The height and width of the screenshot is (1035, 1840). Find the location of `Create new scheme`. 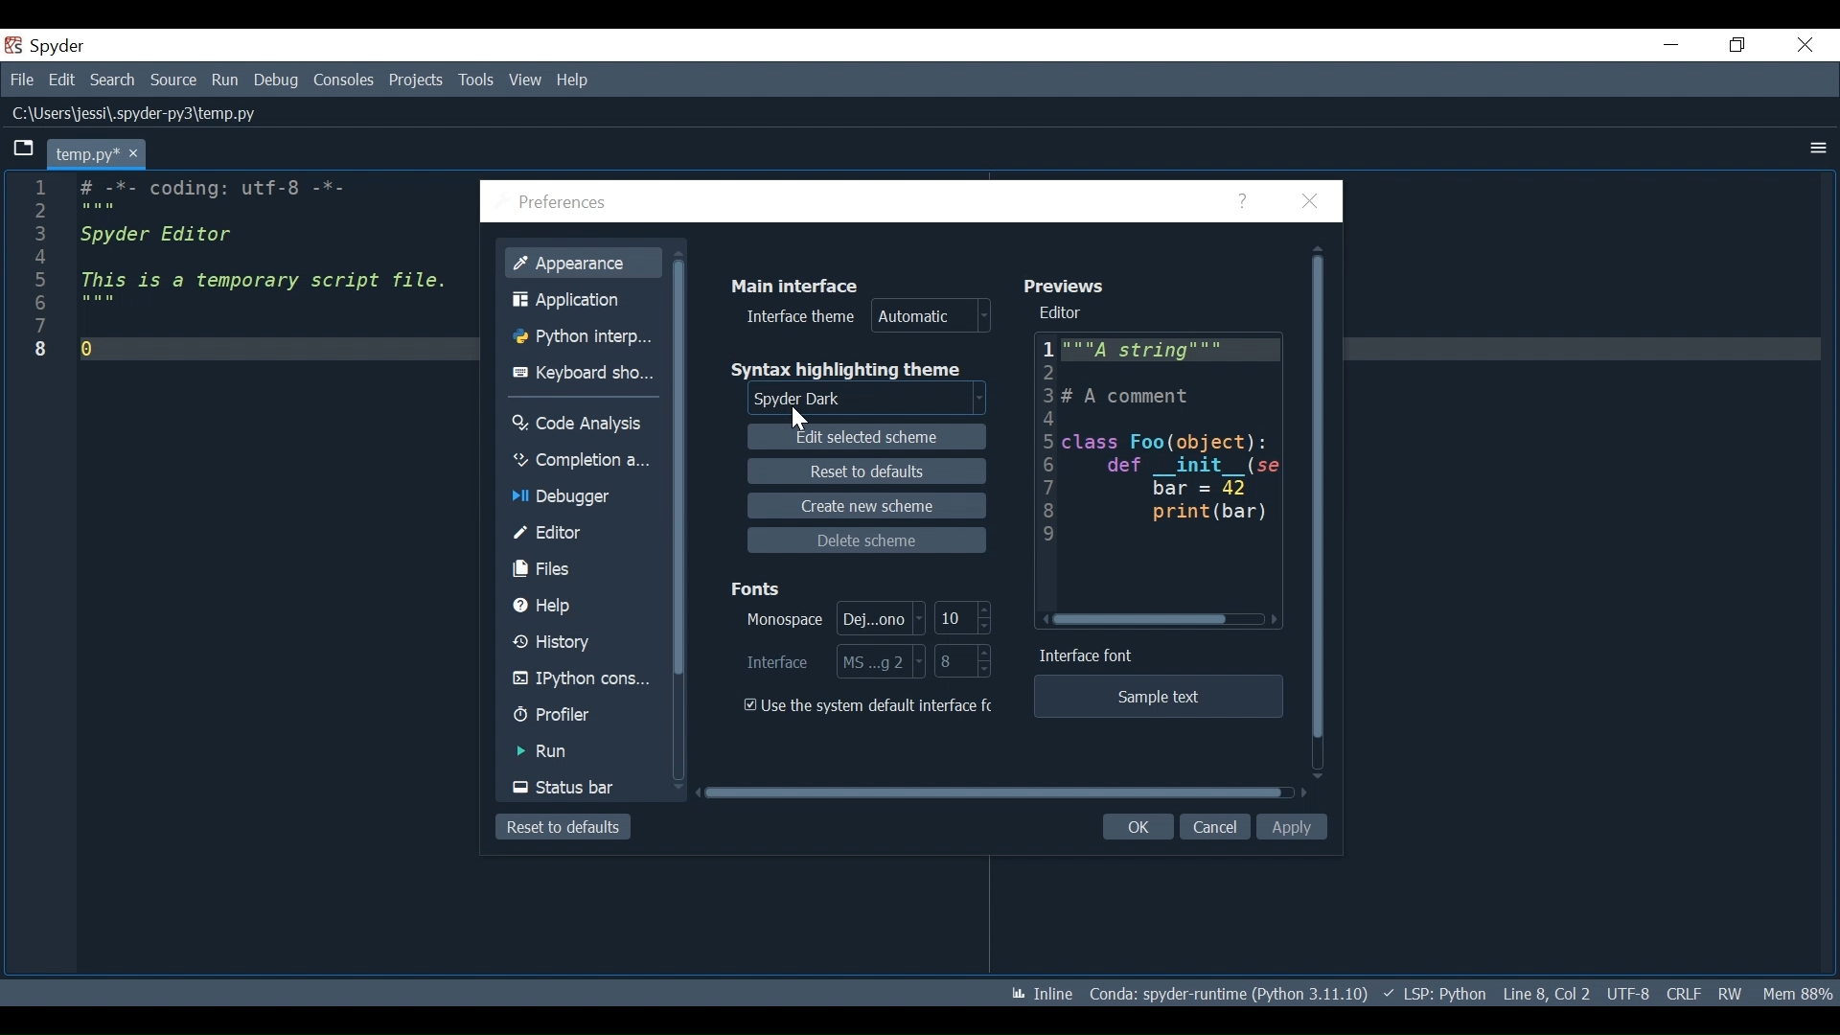

Create new scheme is located at coordinates (866, 506).